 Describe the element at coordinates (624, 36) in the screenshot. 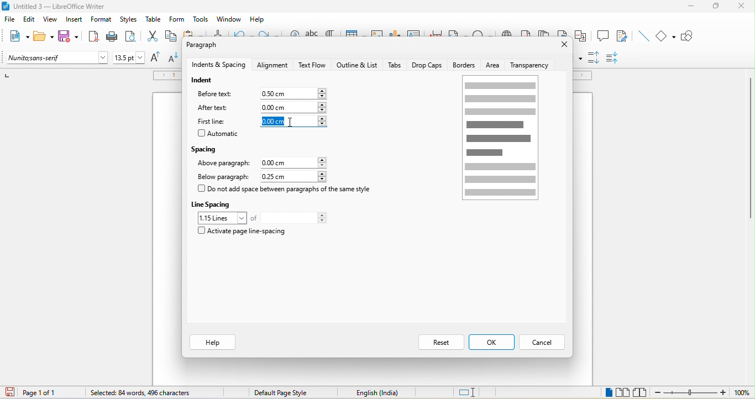

I see `show track changes function` at that location.